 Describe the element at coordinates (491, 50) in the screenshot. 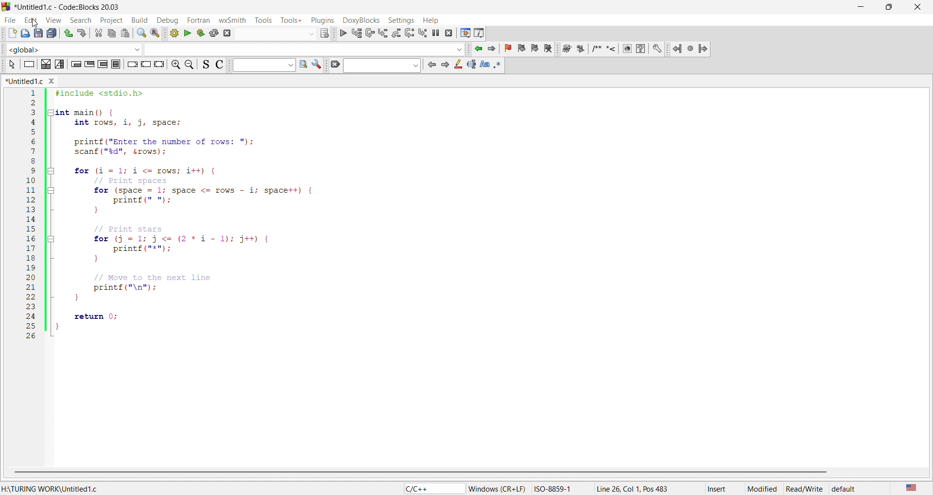

I see `jump forward` at that location.